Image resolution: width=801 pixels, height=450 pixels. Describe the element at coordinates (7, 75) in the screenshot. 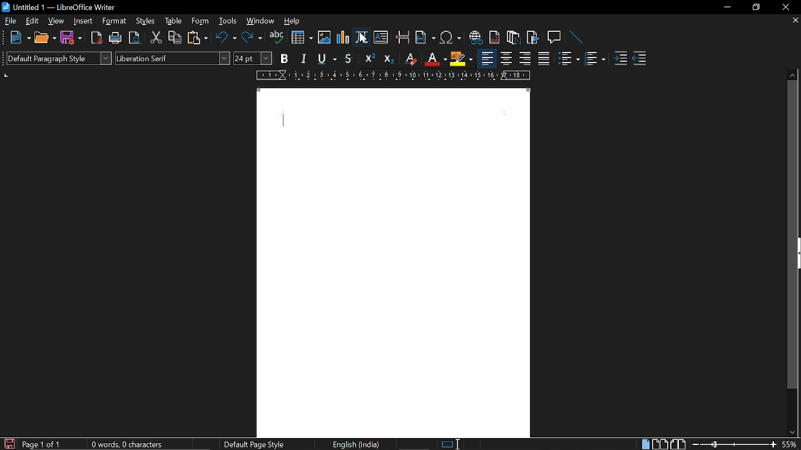

I see `column options` at that location.